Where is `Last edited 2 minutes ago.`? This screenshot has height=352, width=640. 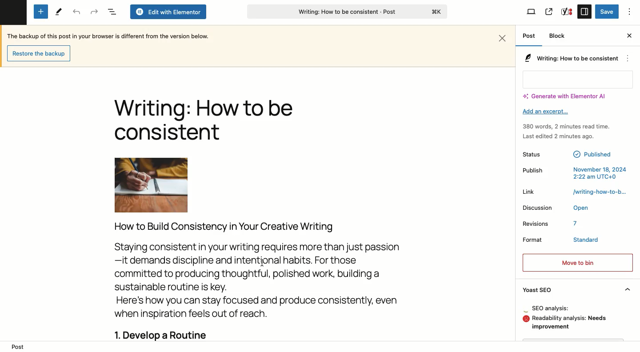 Last edited 2 minutes ago. is located at coordinates (559, 138).